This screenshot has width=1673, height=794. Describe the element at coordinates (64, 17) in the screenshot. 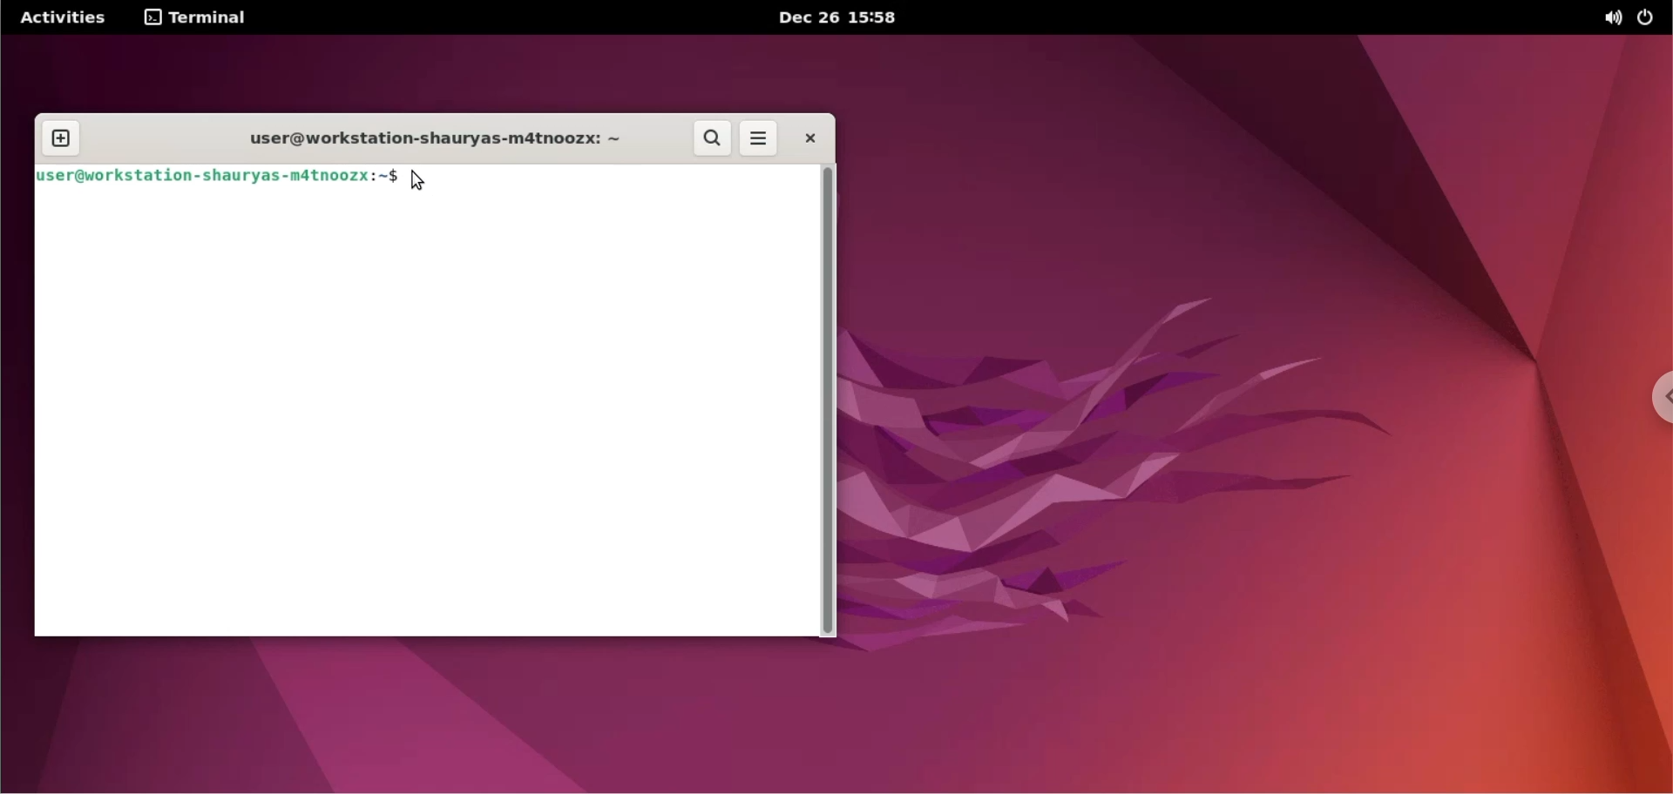

I see `Activities` at that location.